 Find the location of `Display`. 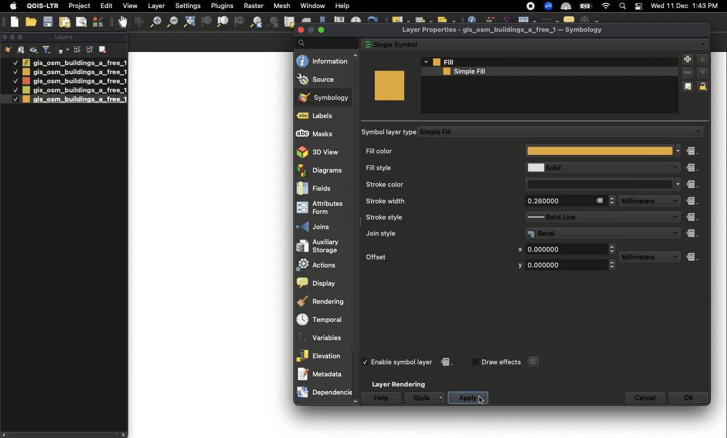

Display is located at coordinates (321, 283).